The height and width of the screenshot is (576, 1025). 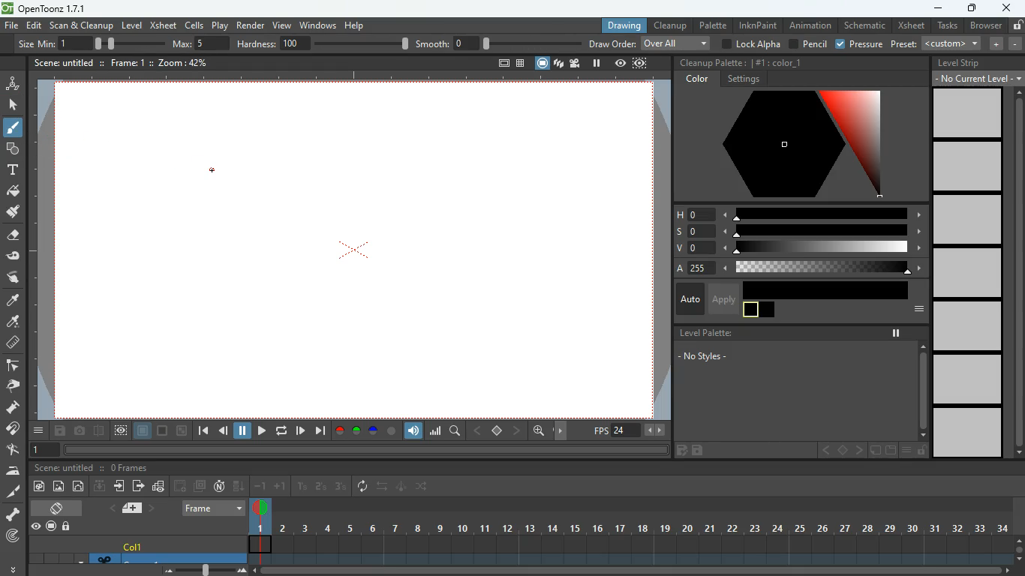 I want to click on pause, so click(x=243, y=431).